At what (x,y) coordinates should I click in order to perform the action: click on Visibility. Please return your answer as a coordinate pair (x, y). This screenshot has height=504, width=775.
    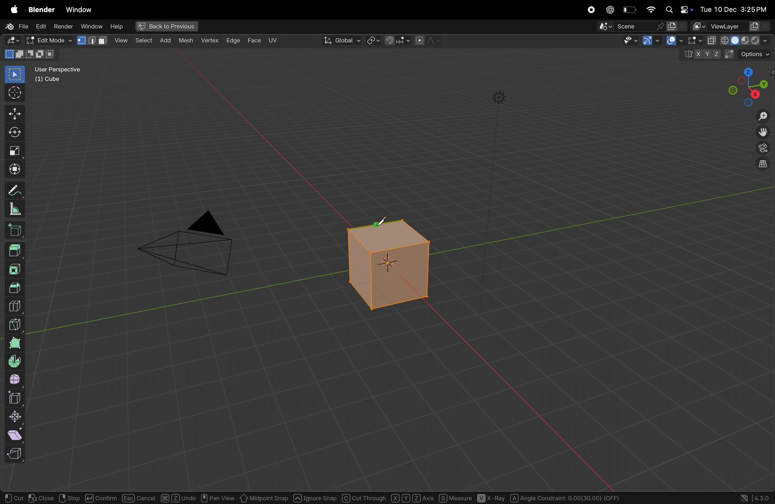
    Looking at the image, I should click on (637, 41).